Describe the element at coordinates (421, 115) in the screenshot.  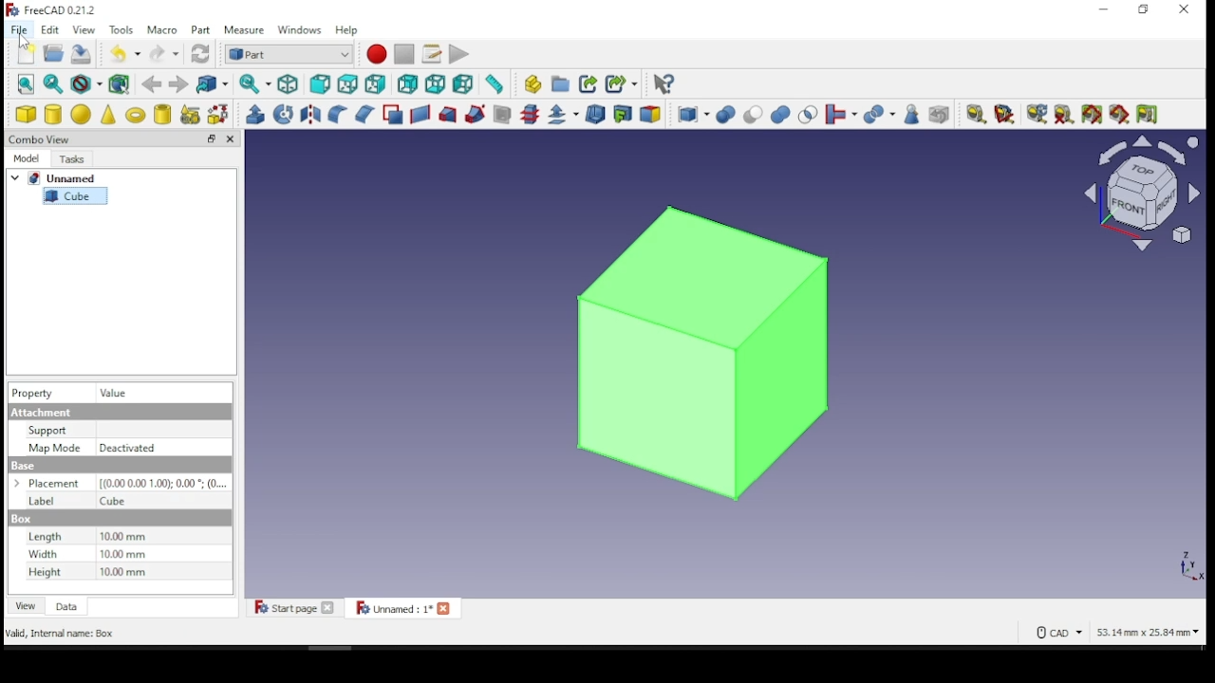
I see `create ruled surface` at that location.